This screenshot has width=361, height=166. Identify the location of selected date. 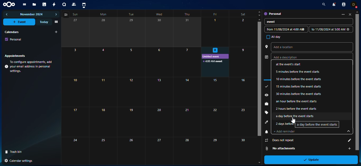
(215, 50).